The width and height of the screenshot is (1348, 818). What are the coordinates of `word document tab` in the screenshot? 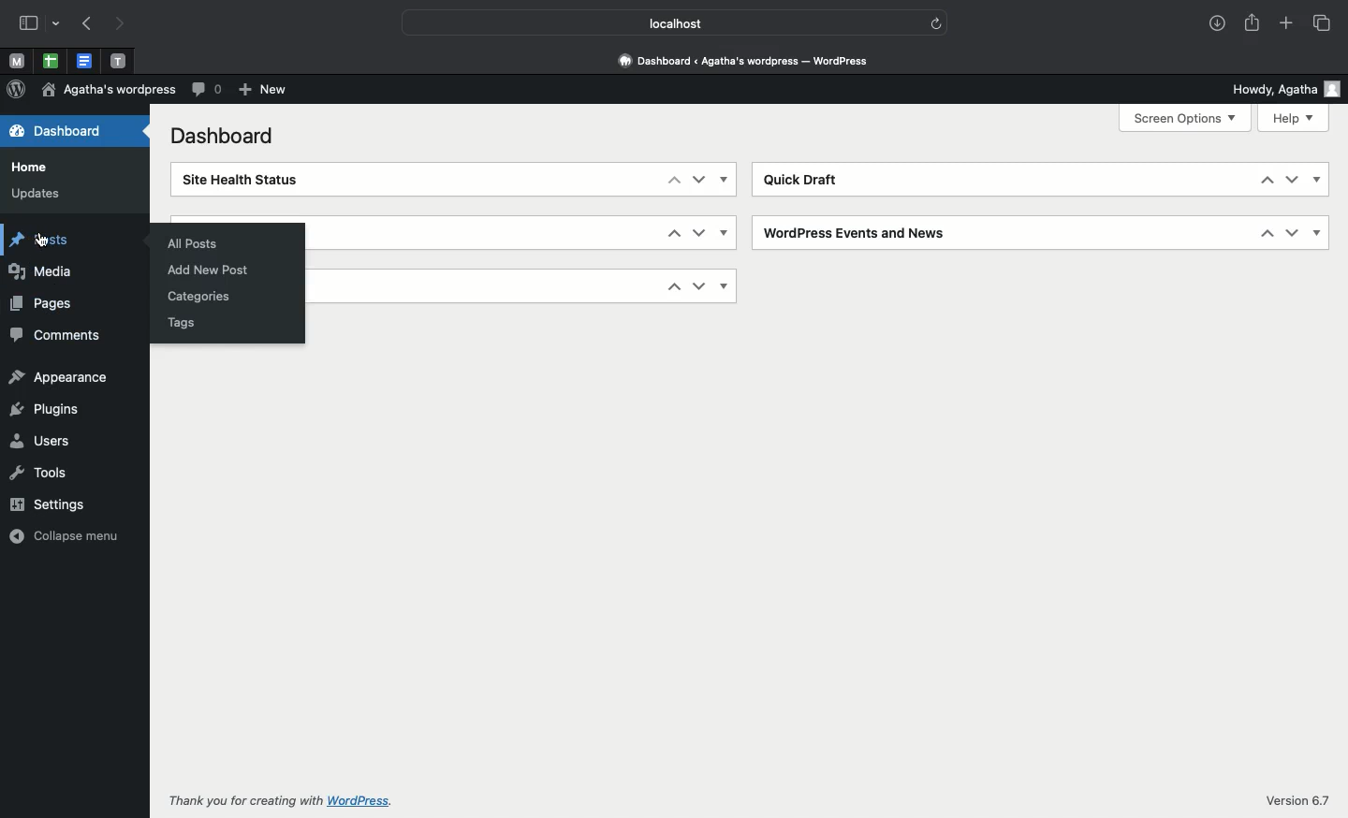 It's located at (81, 60).